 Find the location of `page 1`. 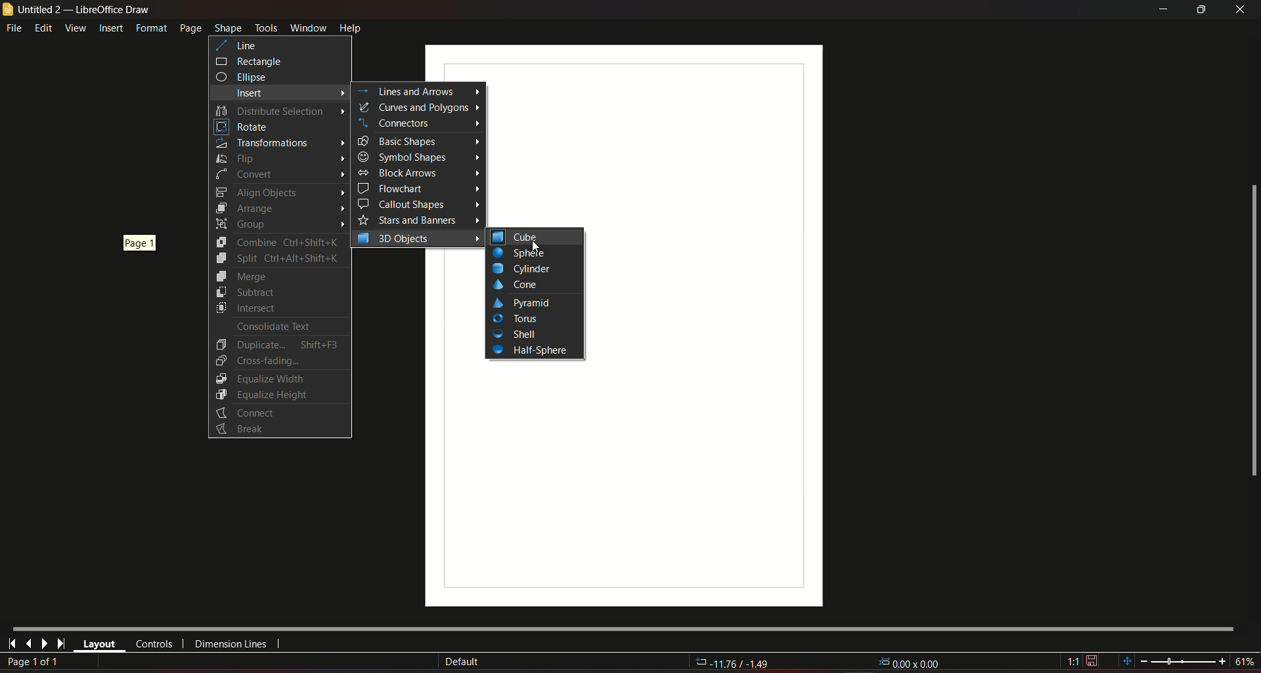

page 1 is located at coordinates (137, 244).